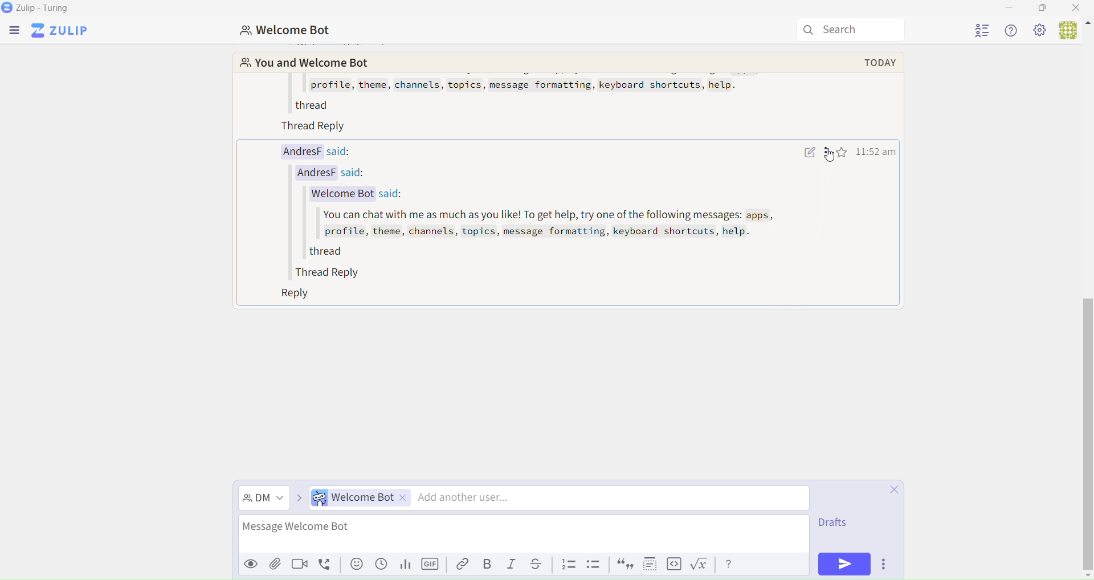 The width and height of the screenshot is (1094, 580). What do you see at coordinates (844, 153) in the screenshot?
I see `Favourites` at bounding box center [844, 153].